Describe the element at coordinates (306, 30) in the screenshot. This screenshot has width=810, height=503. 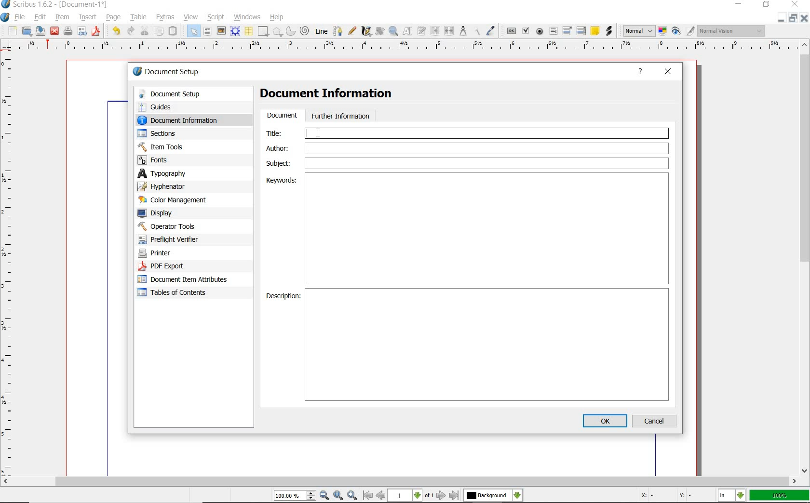
I see `spiral` at that location.